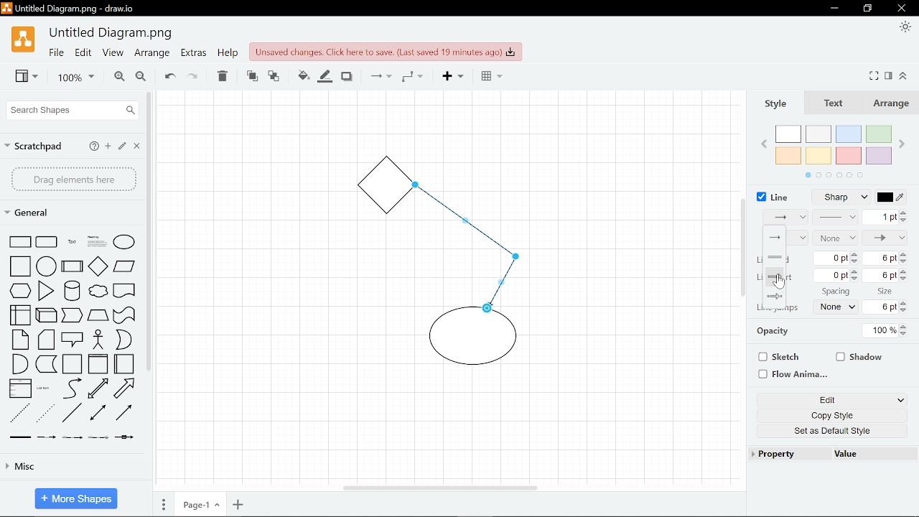 Image resolution: width=919 pixels, height=517 pixels. I want to click on shape, so click(124, 340).